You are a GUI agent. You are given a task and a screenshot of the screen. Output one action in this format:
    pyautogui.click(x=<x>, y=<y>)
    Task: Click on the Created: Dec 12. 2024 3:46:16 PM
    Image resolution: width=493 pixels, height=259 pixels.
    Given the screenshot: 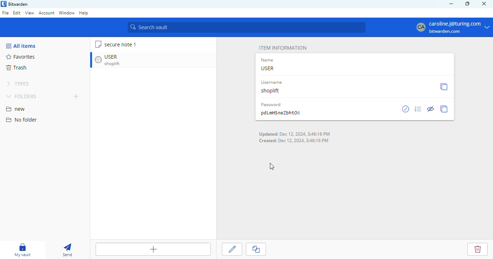 What is the action you would take?
    pyautogui.click(x=295, y=140)
    